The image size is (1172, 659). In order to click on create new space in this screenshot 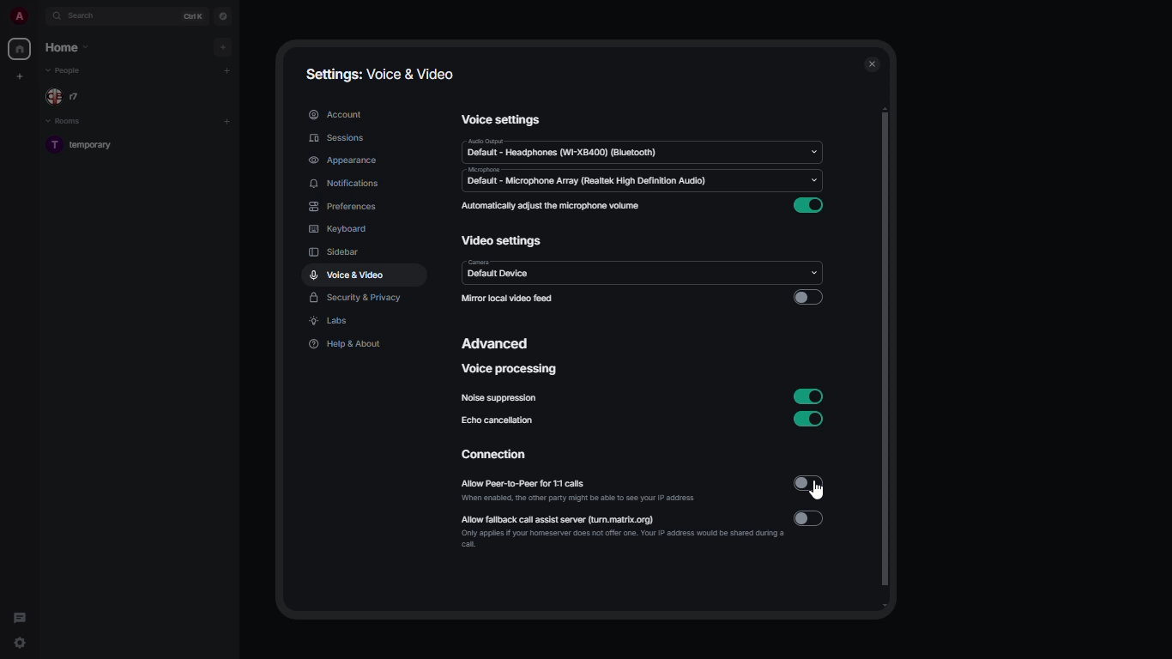, I will do `click(21, 76)`.